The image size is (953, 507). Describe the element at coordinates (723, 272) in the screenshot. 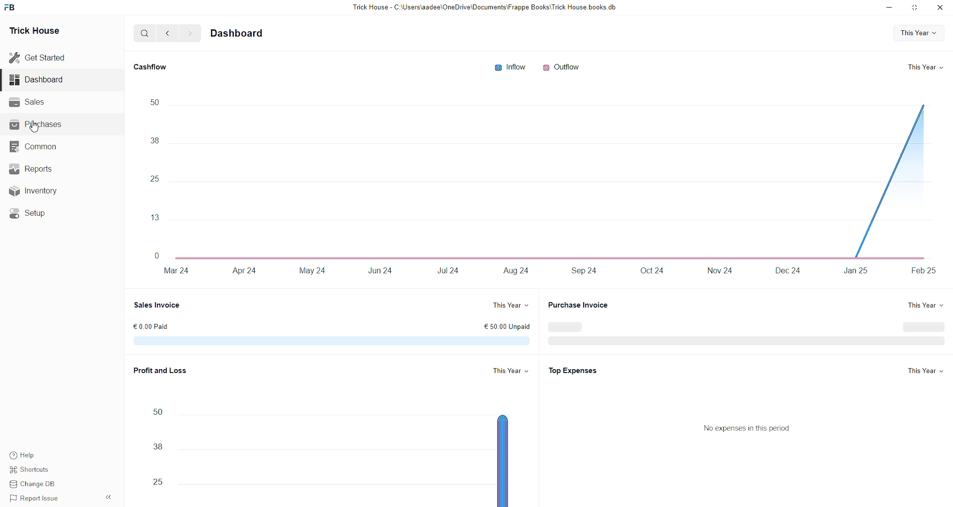

I see ` Nov 24` at that location.